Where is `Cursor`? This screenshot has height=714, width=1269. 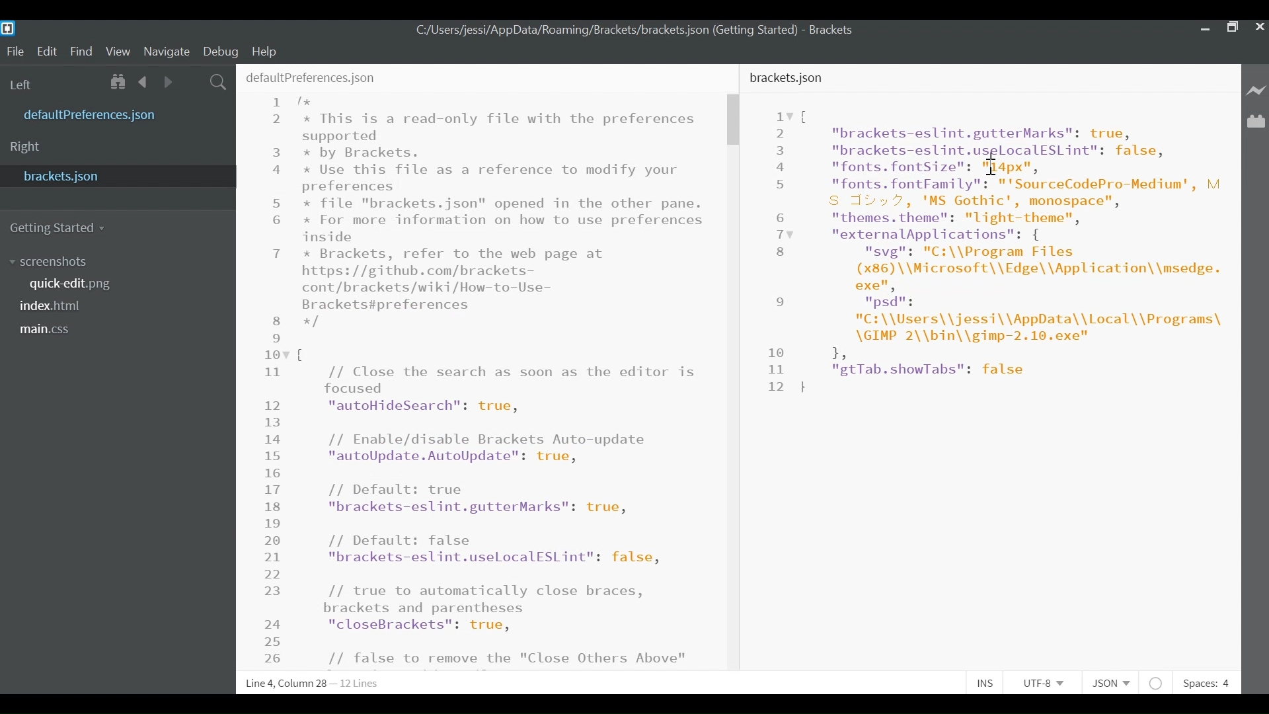 Cursor is located at coordinates (994, 163).